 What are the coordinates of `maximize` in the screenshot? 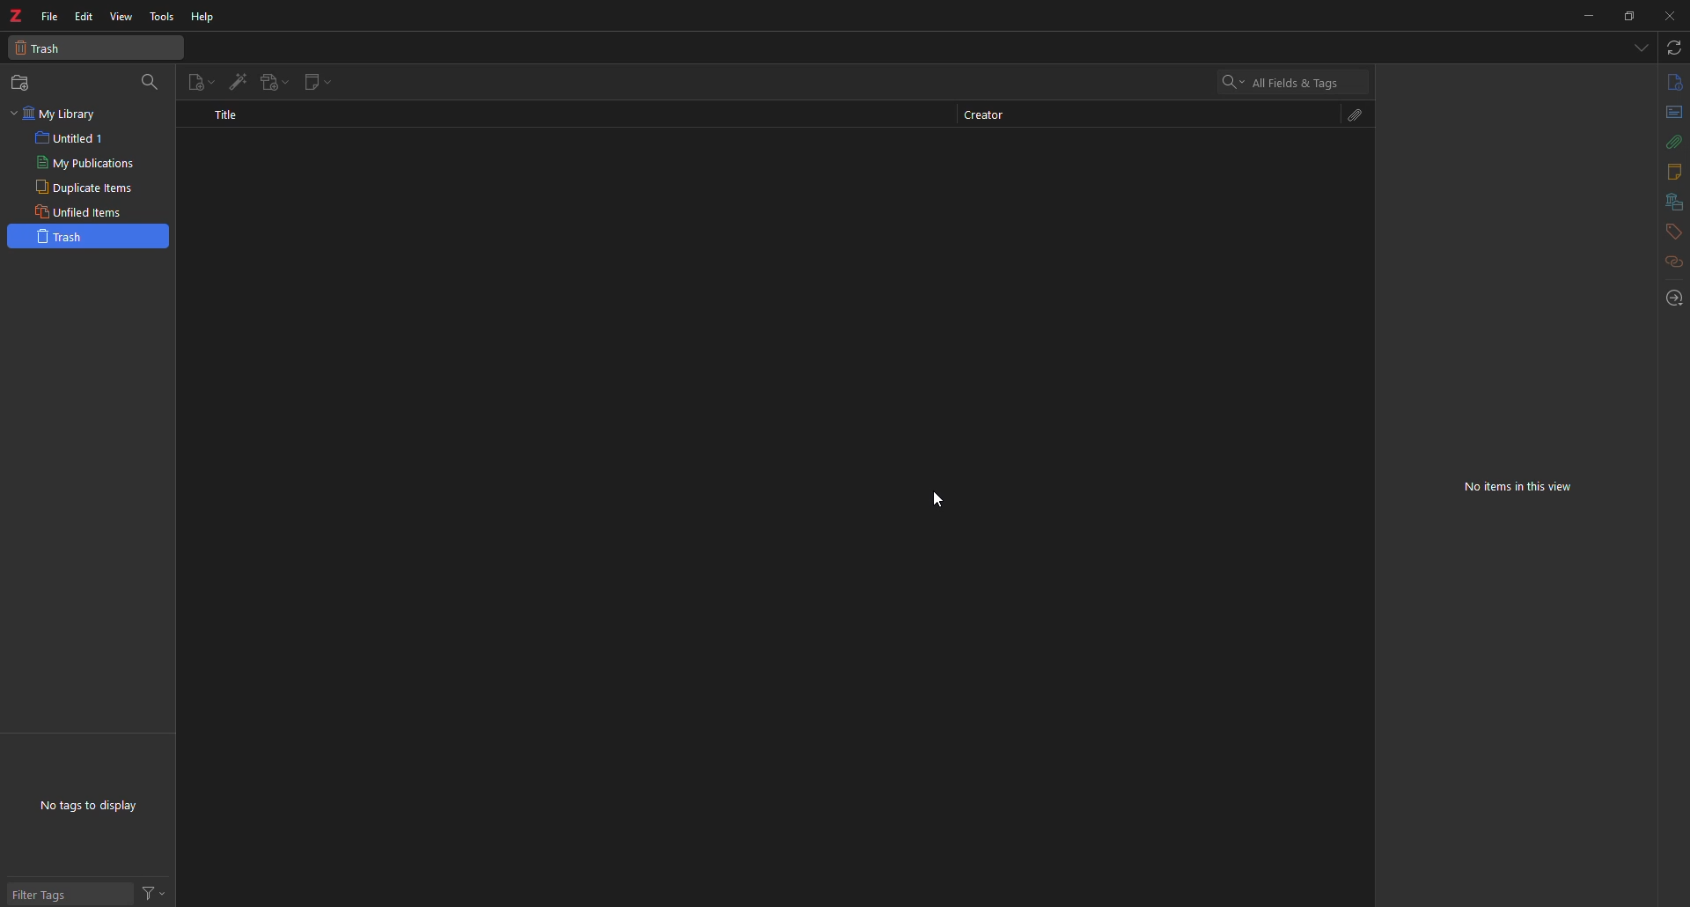 It's located at (1630, 17).